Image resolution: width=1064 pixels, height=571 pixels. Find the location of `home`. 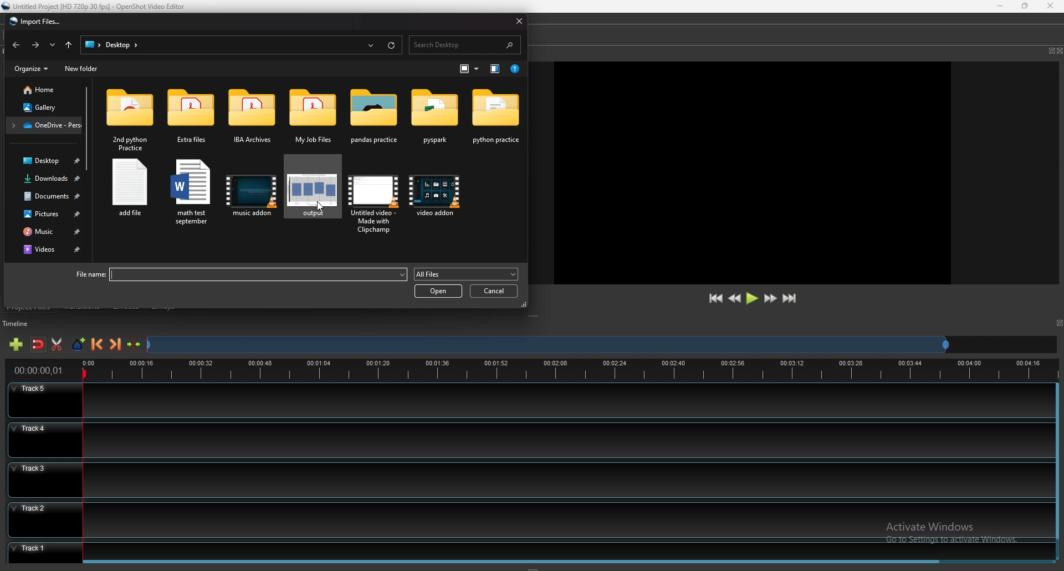

home is located at coordinates (45, 89).